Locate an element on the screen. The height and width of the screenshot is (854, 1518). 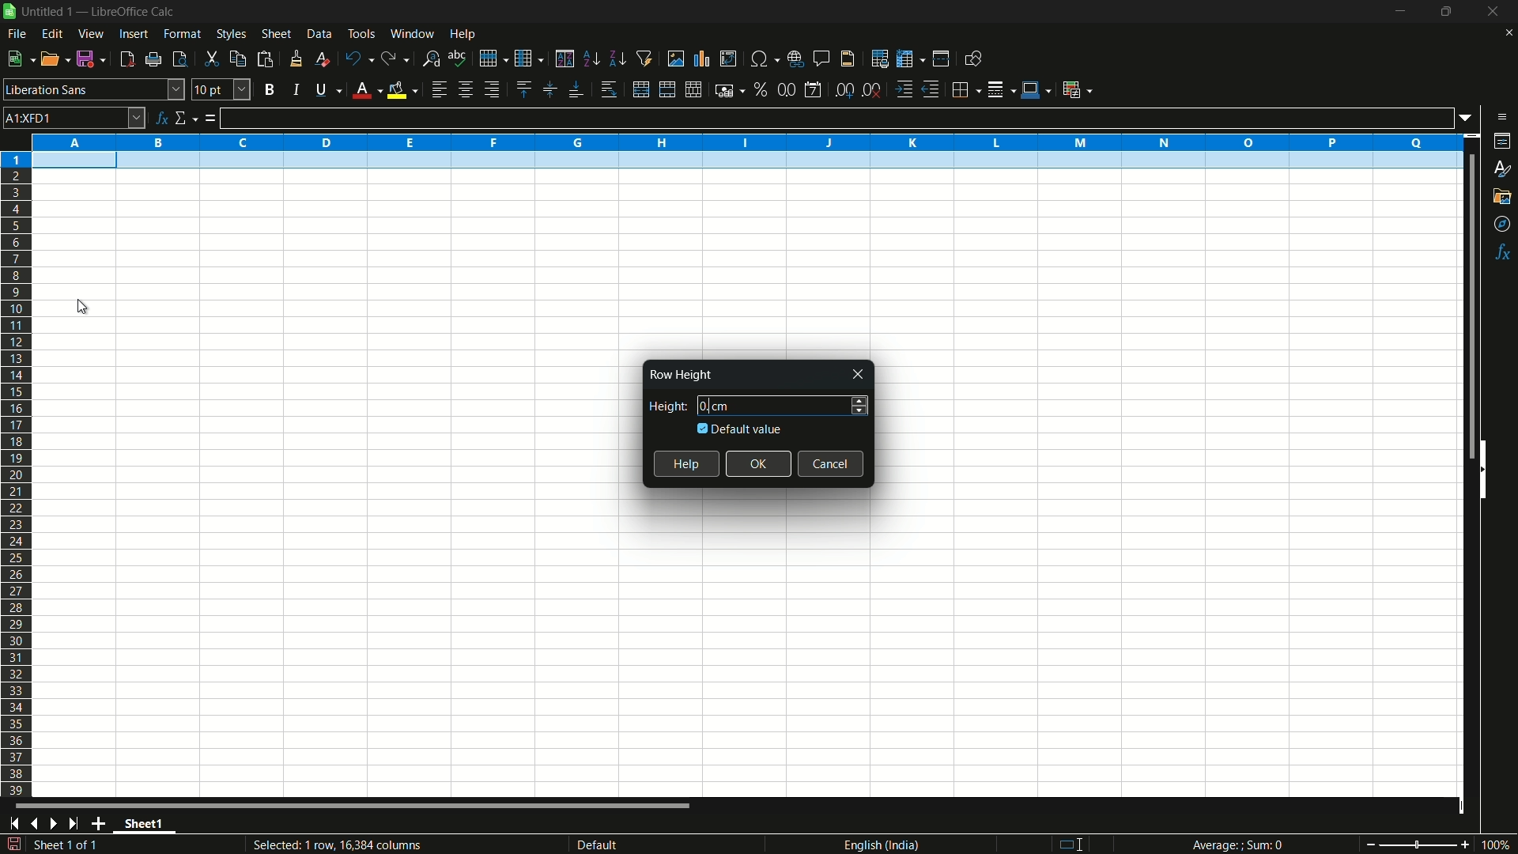
ok is located at coordinates (760, 463).